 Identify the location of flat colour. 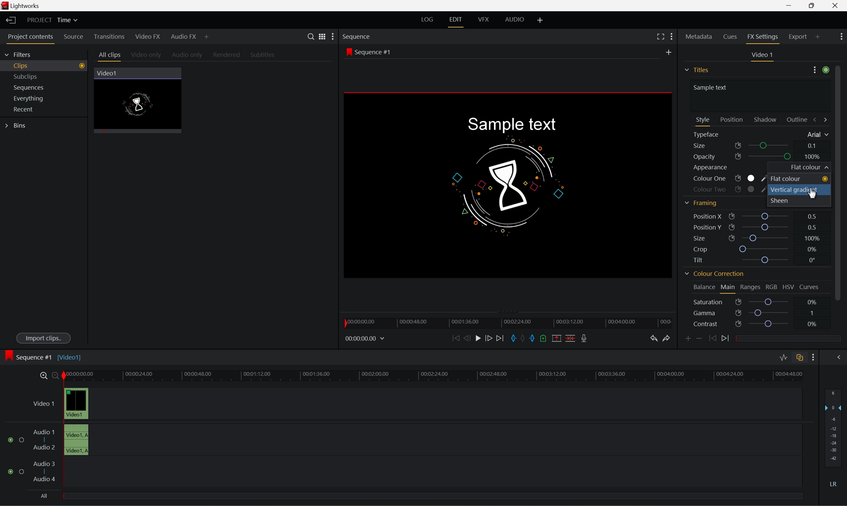
(807, 168).